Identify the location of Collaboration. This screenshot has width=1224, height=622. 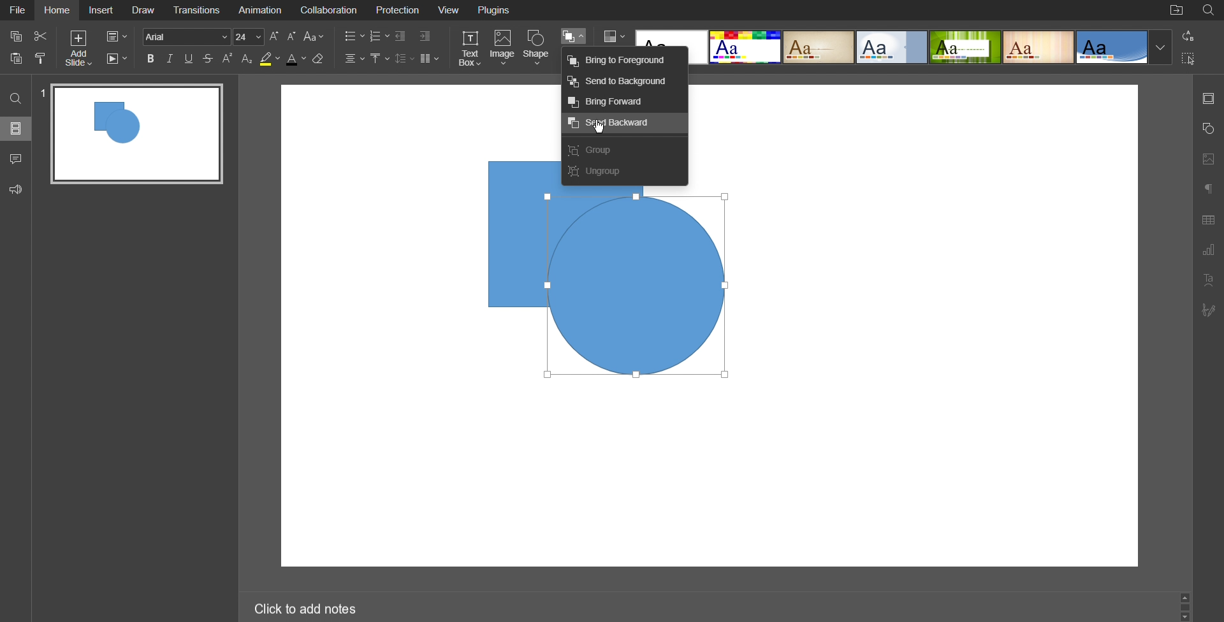
(327, 10).